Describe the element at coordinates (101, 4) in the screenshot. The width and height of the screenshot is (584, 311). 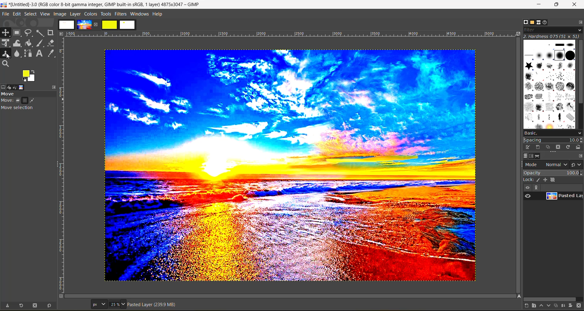
I see `app name and file name` at that location.